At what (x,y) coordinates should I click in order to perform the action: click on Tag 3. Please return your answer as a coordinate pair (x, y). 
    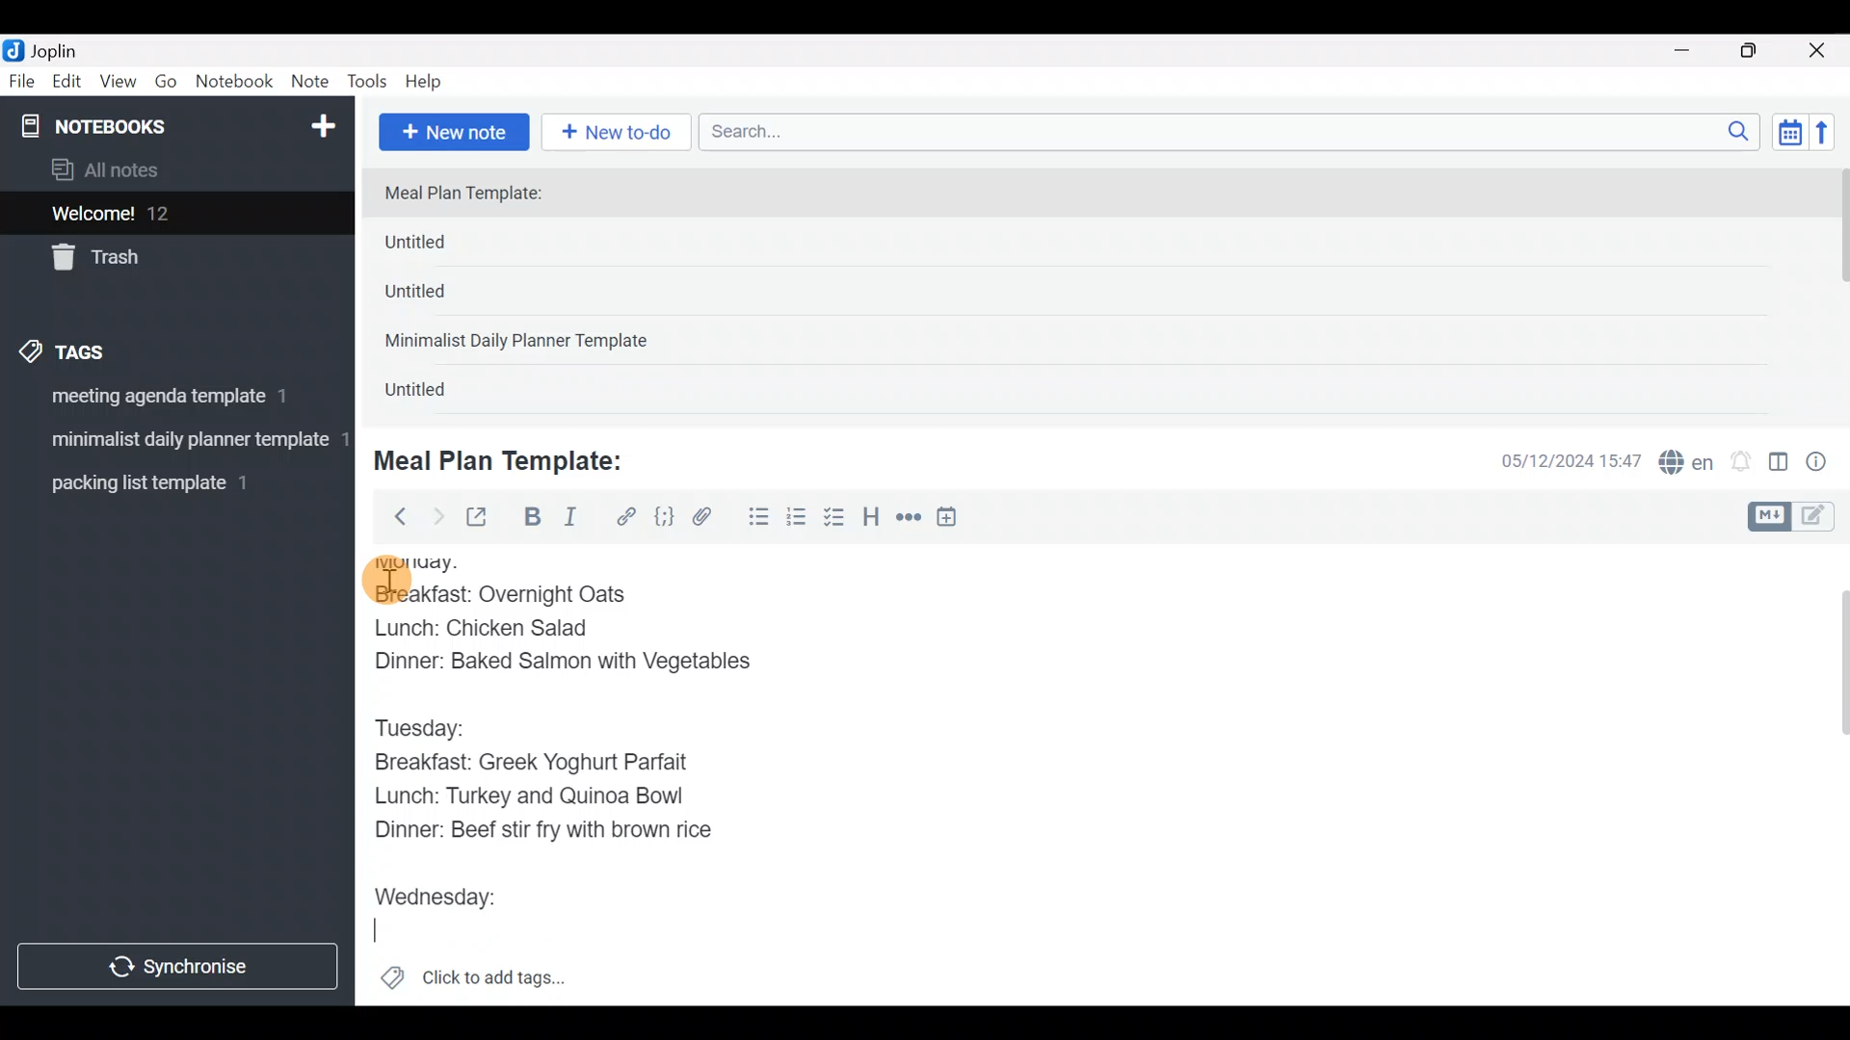
    Looking at the image, I should click on (171, 482).